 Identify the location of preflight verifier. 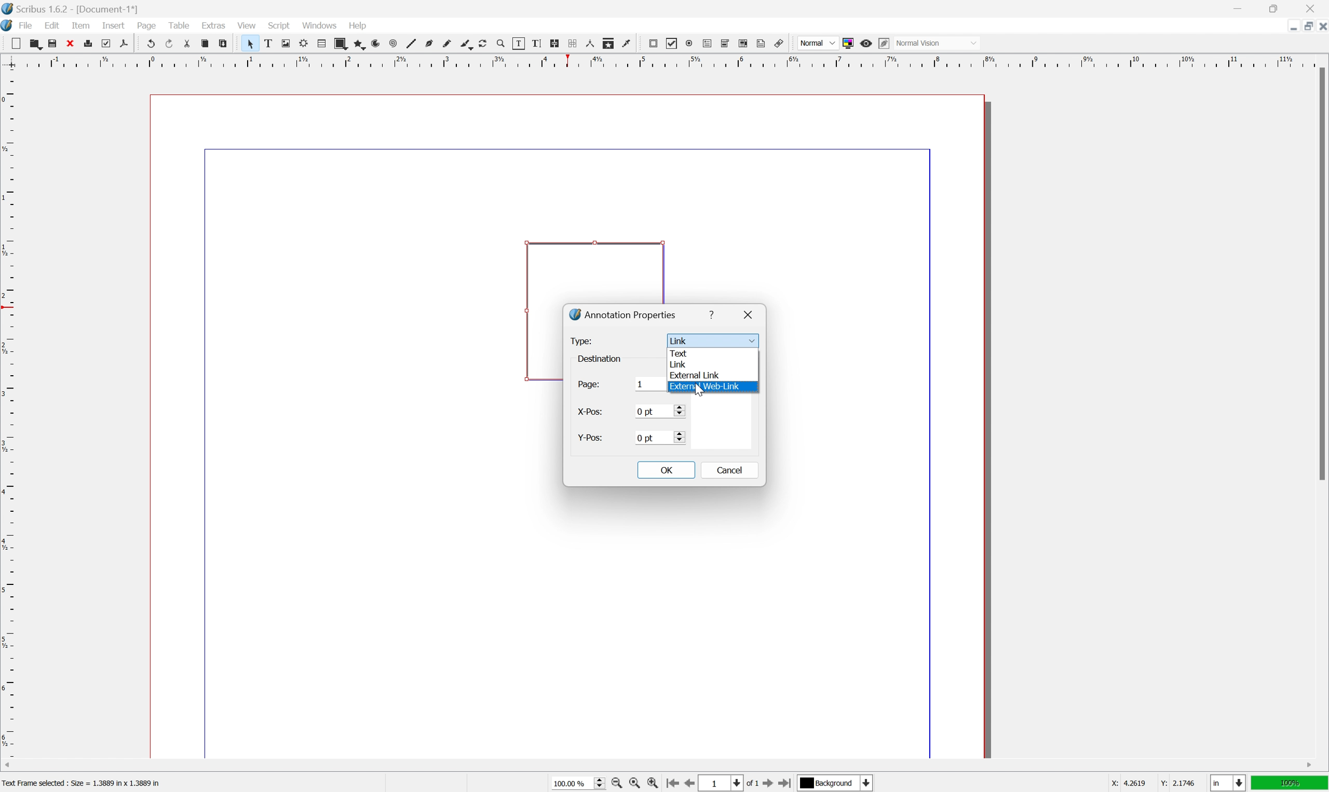
(106, 43).